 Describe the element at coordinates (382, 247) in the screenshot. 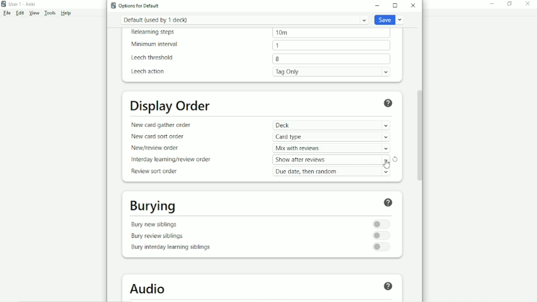

I see `Toggle for bury interday learning siblings` at that location.